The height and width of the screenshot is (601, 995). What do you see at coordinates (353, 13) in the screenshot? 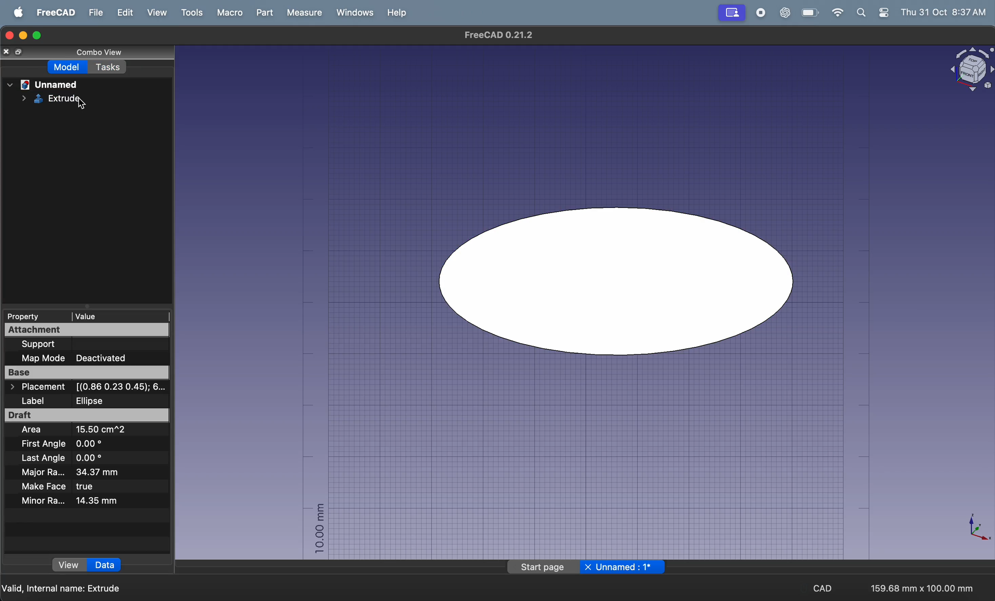
I see `windows` at bounding box center [353, 13].